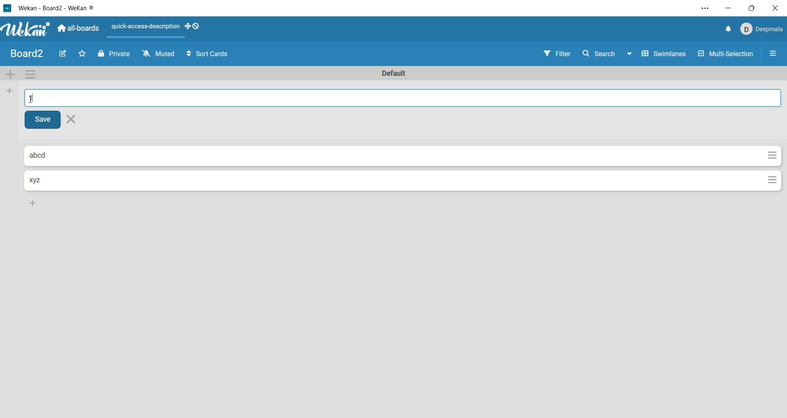 This screenshot has height=418, width=787. What do you see at coordinates (397, 74) in the screenshot?
I see `default` at bounding box center [397, 74].